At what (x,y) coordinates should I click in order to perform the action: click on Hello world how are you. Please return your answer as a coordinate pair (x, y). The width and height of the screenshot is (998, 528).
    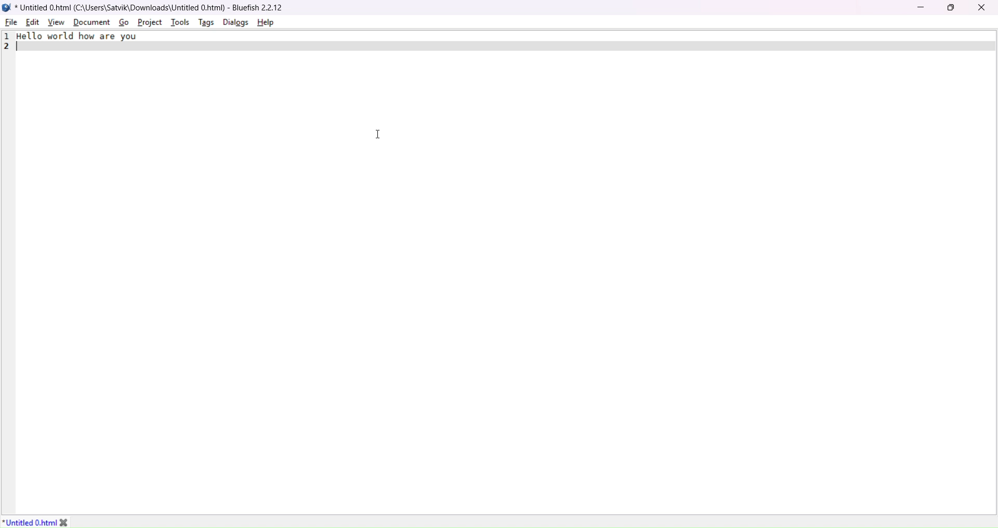
    Looking at the image, I should click on (86, 38).